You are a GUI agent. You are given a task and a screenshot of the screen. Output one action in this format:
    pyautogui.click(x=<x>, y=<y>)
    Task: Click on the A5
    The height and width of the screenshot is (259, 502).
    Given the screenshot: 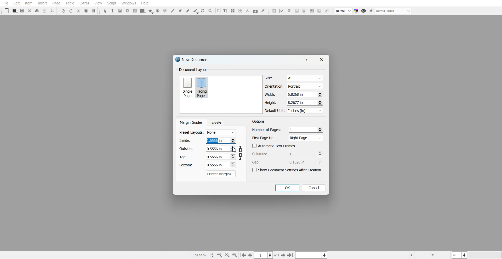 What is the action you would take?
    pyautogui.click(x=304, y=78)
    